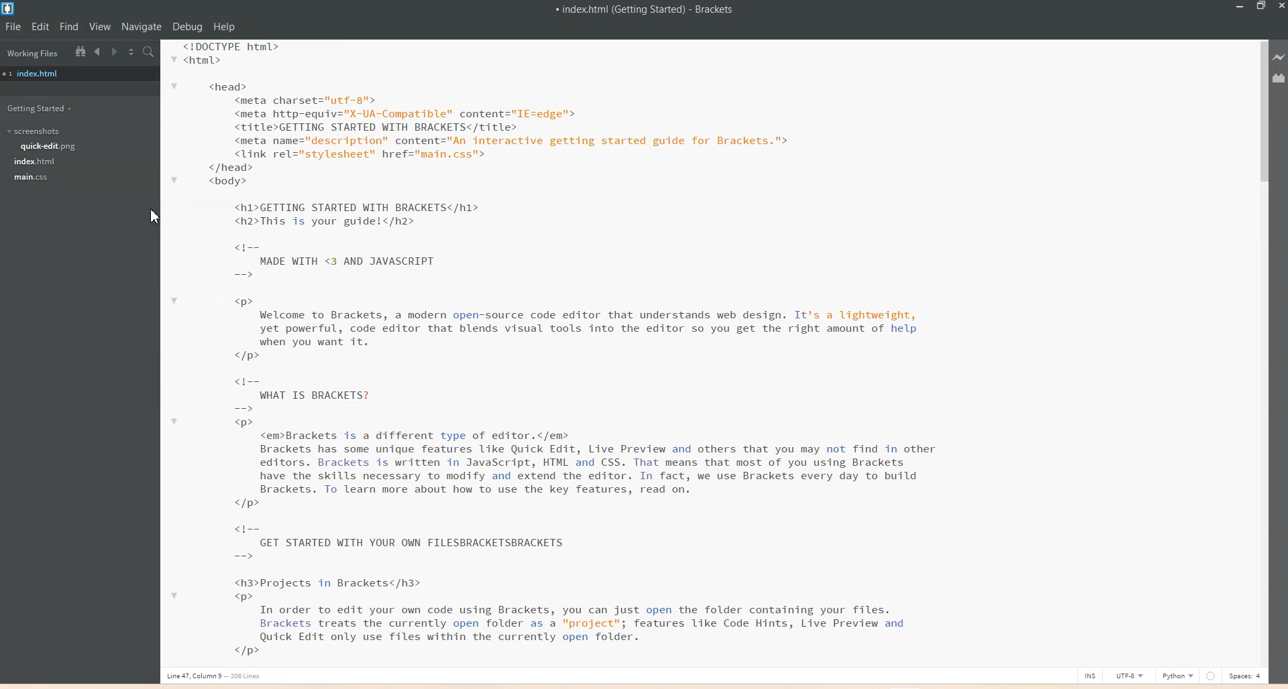 This screenshot has height=689, width=1288. I want to click on Edit, so click(42, 26).